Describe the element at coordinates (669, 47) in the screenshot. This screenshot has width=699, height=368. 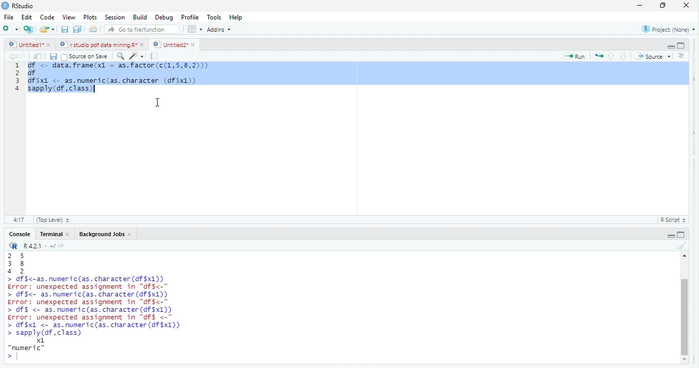
I see `hide r script` at that location.